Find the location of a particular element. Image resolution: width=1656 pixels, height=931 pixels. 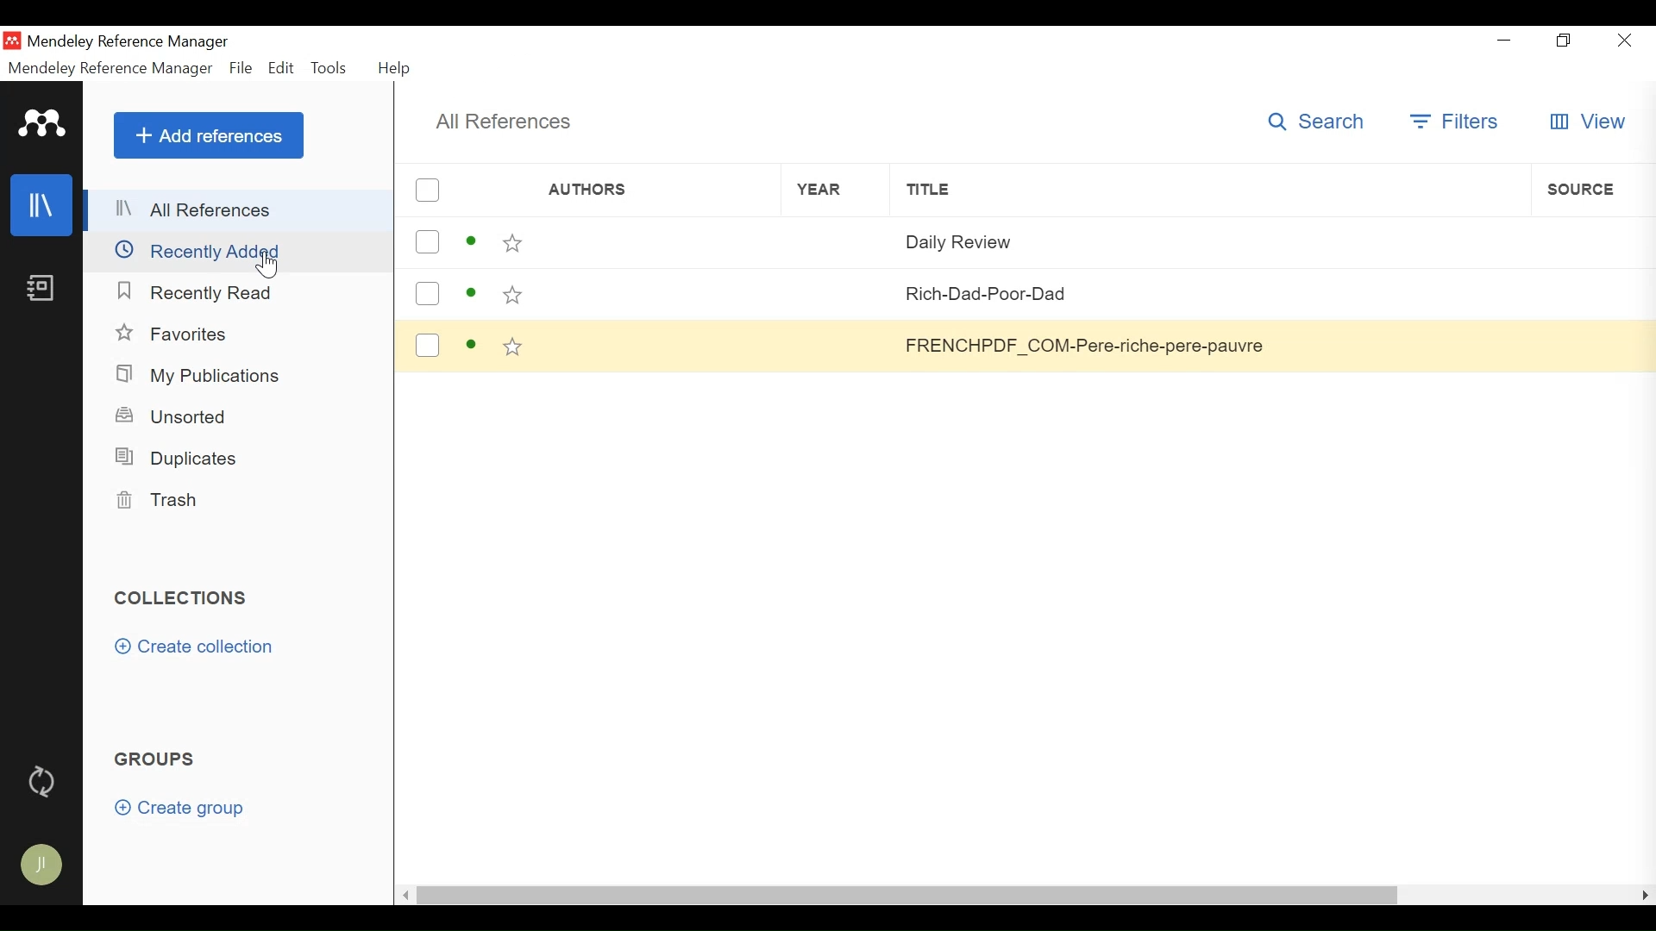

Title is located at coordinates (1205, 293).